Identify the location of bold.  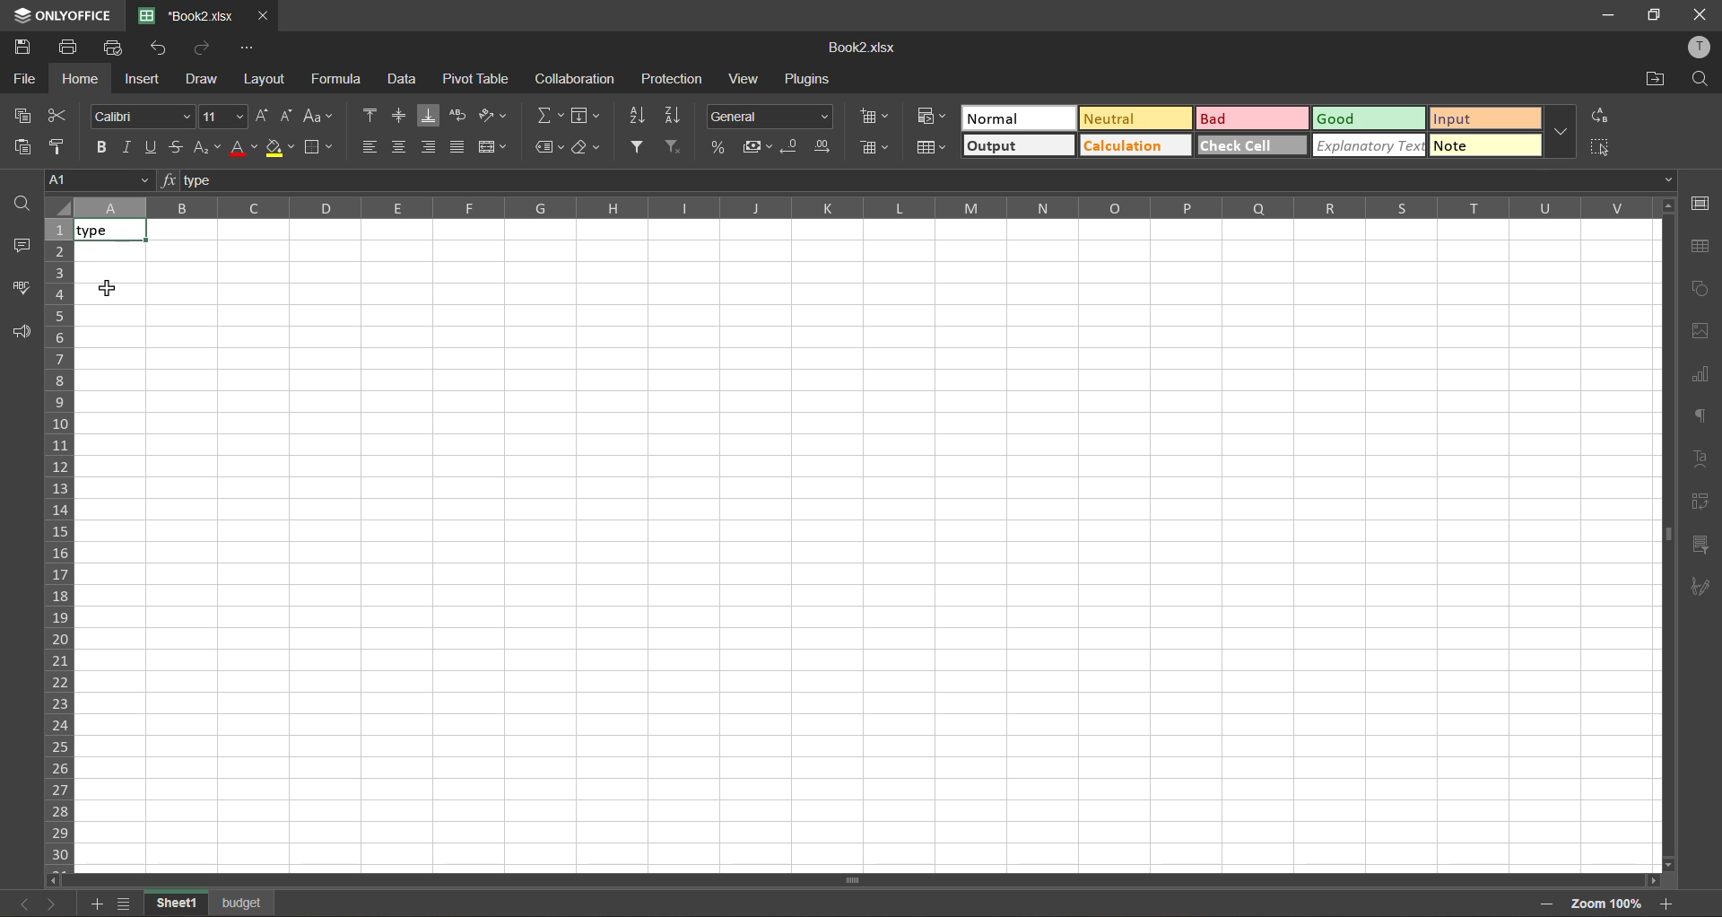
(102, 145).